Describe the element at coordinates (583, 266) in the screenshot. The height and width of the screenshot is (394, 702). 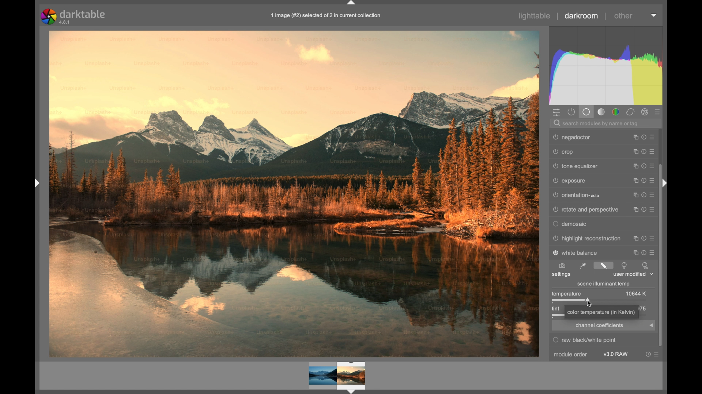
I see `set white balance` at that location.